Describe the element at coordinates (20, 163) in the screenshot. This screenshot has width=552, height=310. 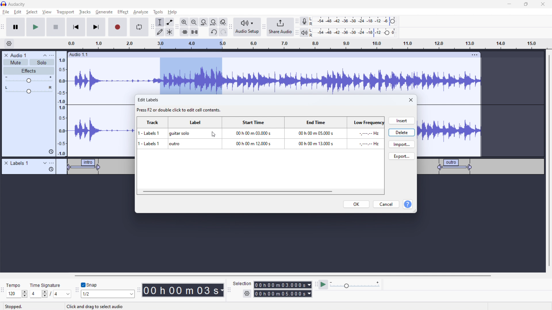
I see `labels` at that location.